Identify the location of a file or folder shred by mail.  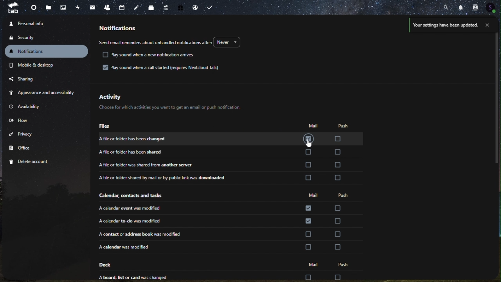
(165, 177).